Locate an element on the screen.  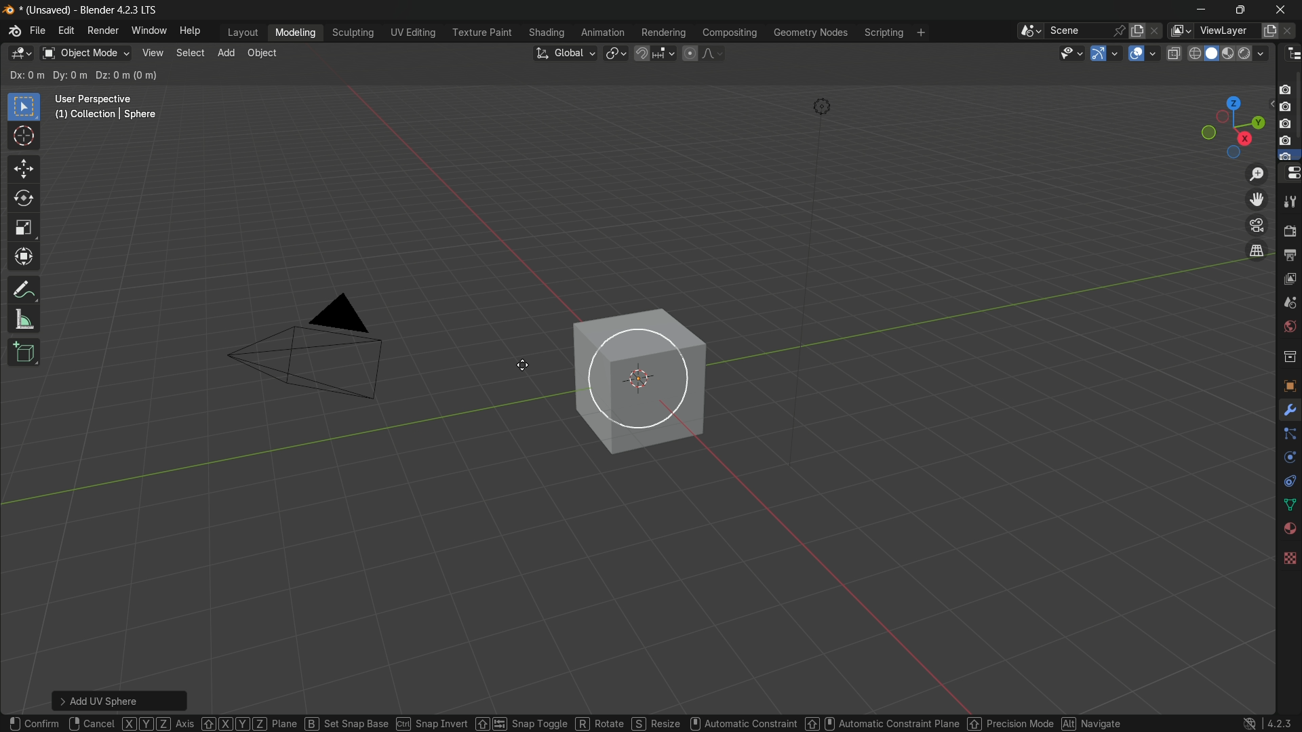
properties is located at coordinates (1289, 174).